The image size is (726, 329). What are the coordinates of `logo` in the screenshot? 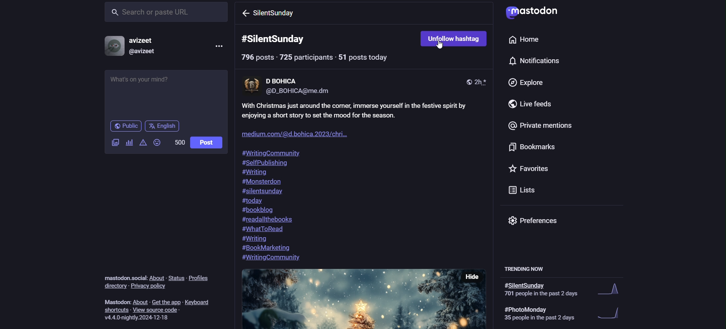 It's located at (531, 12).